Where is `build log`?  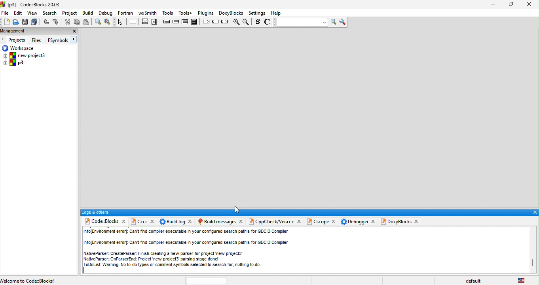
build log is located at coordinates (171, 221).